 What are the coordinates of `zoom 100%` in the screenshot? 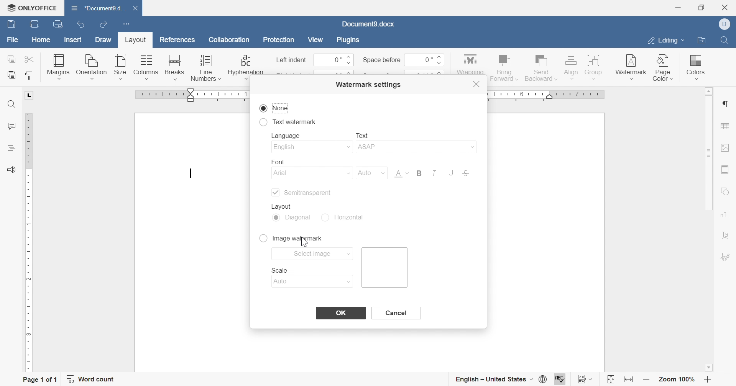 It's located at (678, 381).